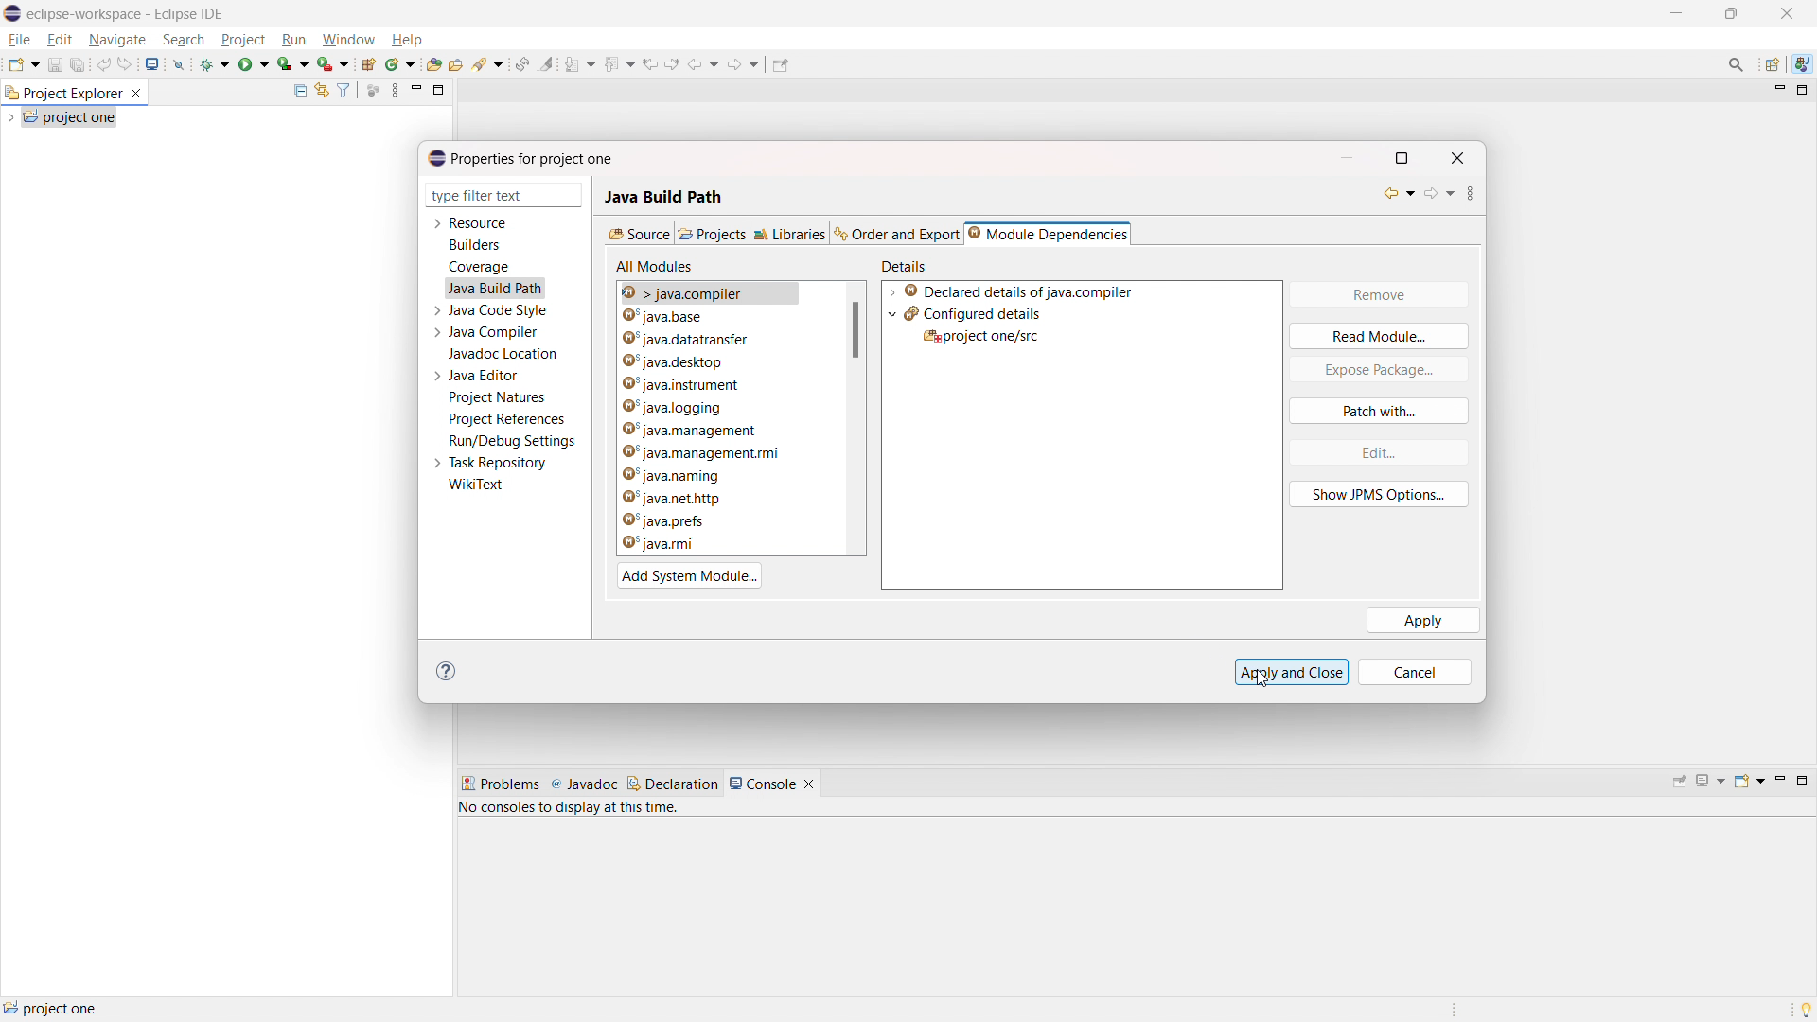 Image resolution: width=1817 pixels, height=1022 pixels. I want to click on maximize, so click(439, 89).